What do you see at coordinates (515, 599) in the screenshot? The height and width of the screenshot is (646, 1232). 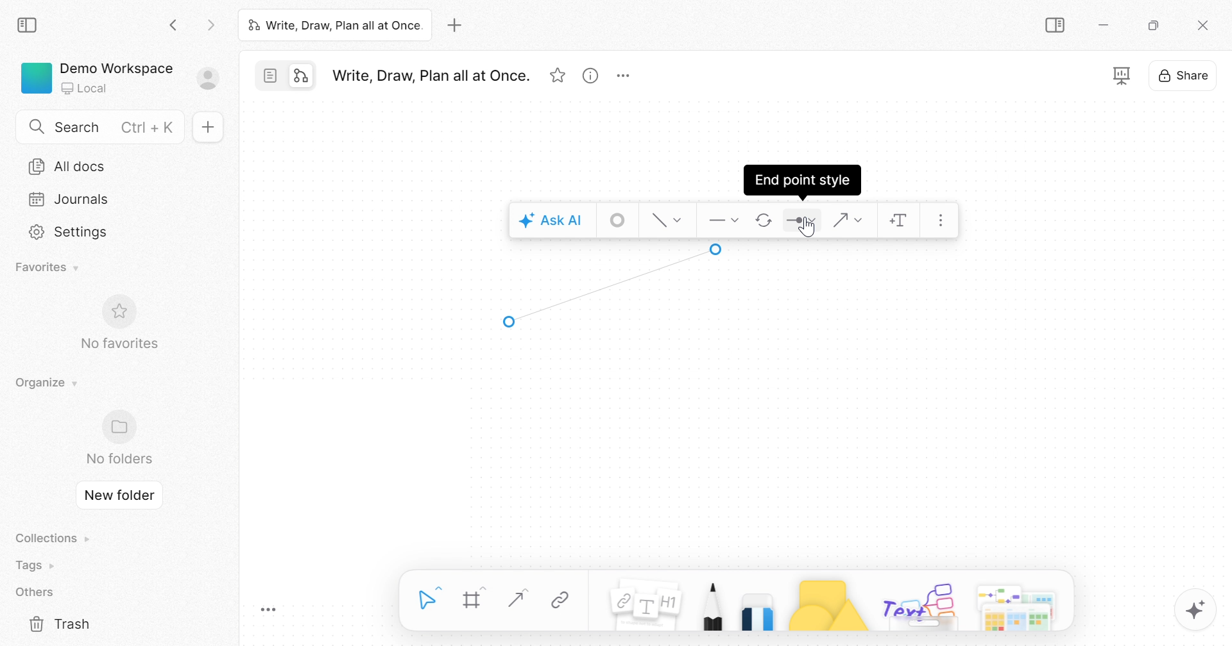 I see `Straight` at bounding box center [515, 599].